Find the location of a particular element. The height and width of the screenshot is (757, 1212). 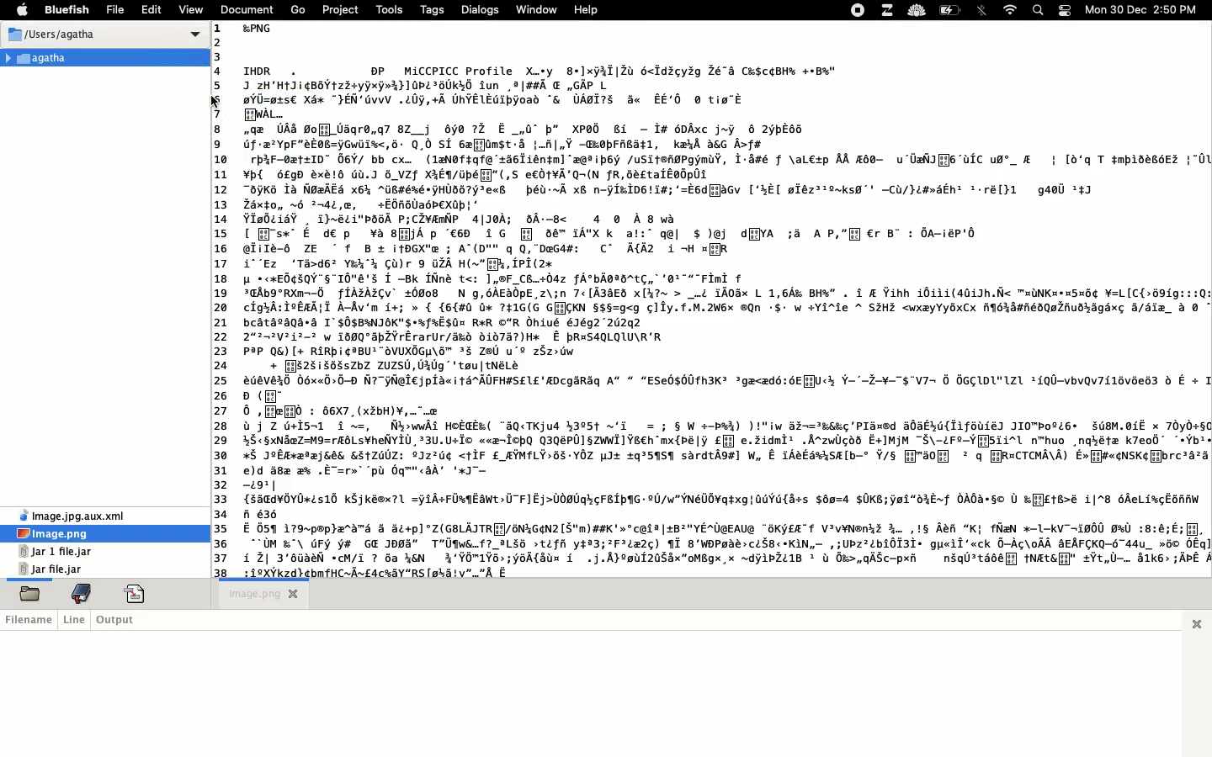

open is located at coordinates (30, 594).